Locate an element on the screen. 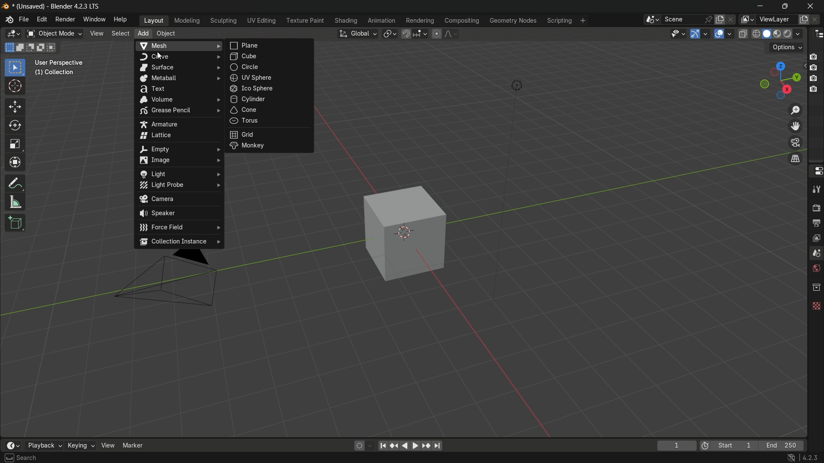 Image resolution: width=824 pixels, height=463 pixels. render is located at coordinates (794, 33).